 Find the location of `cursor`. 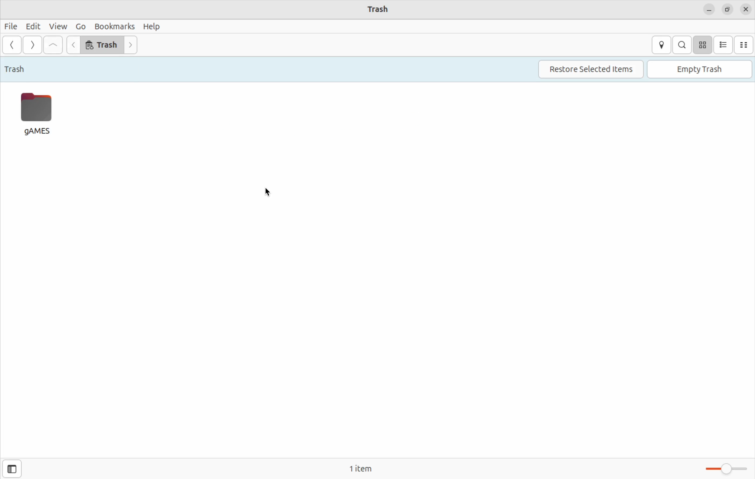

cursor is located at coordinates (267, 192).